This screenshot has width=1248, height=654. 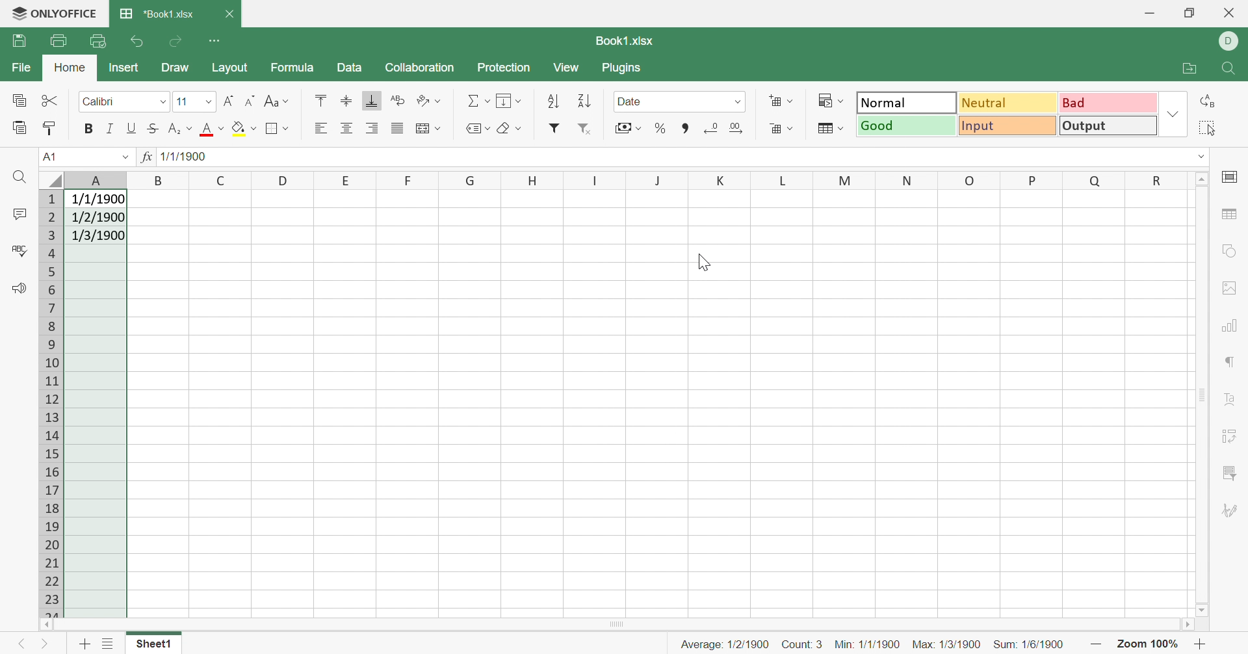 What do you see at coordinates (586, 129) in the screenshot?
I see `Remove filter` at bounding box center [586, 129].